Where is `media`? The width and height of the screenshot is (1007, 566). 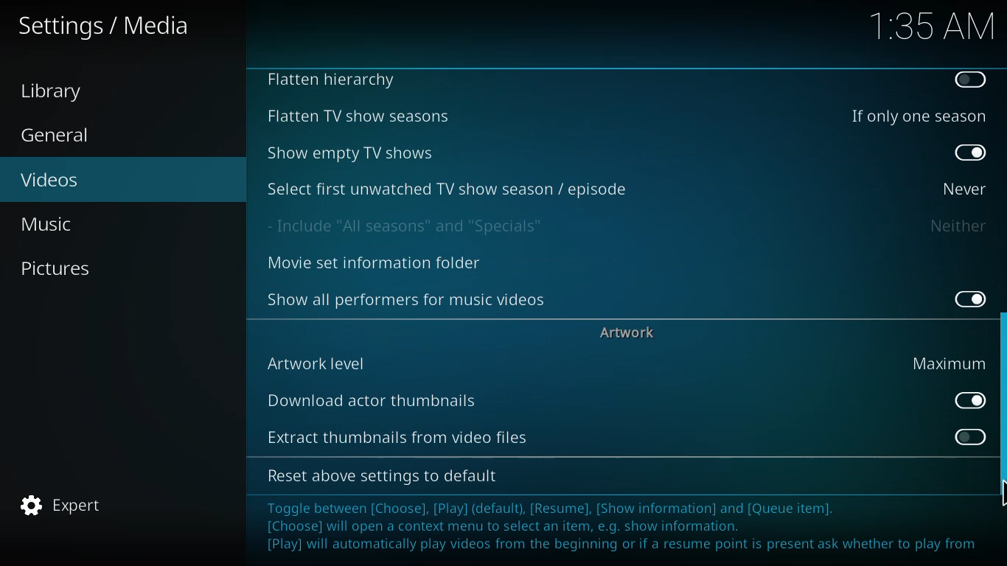 media is located at coordinates (105, 27).